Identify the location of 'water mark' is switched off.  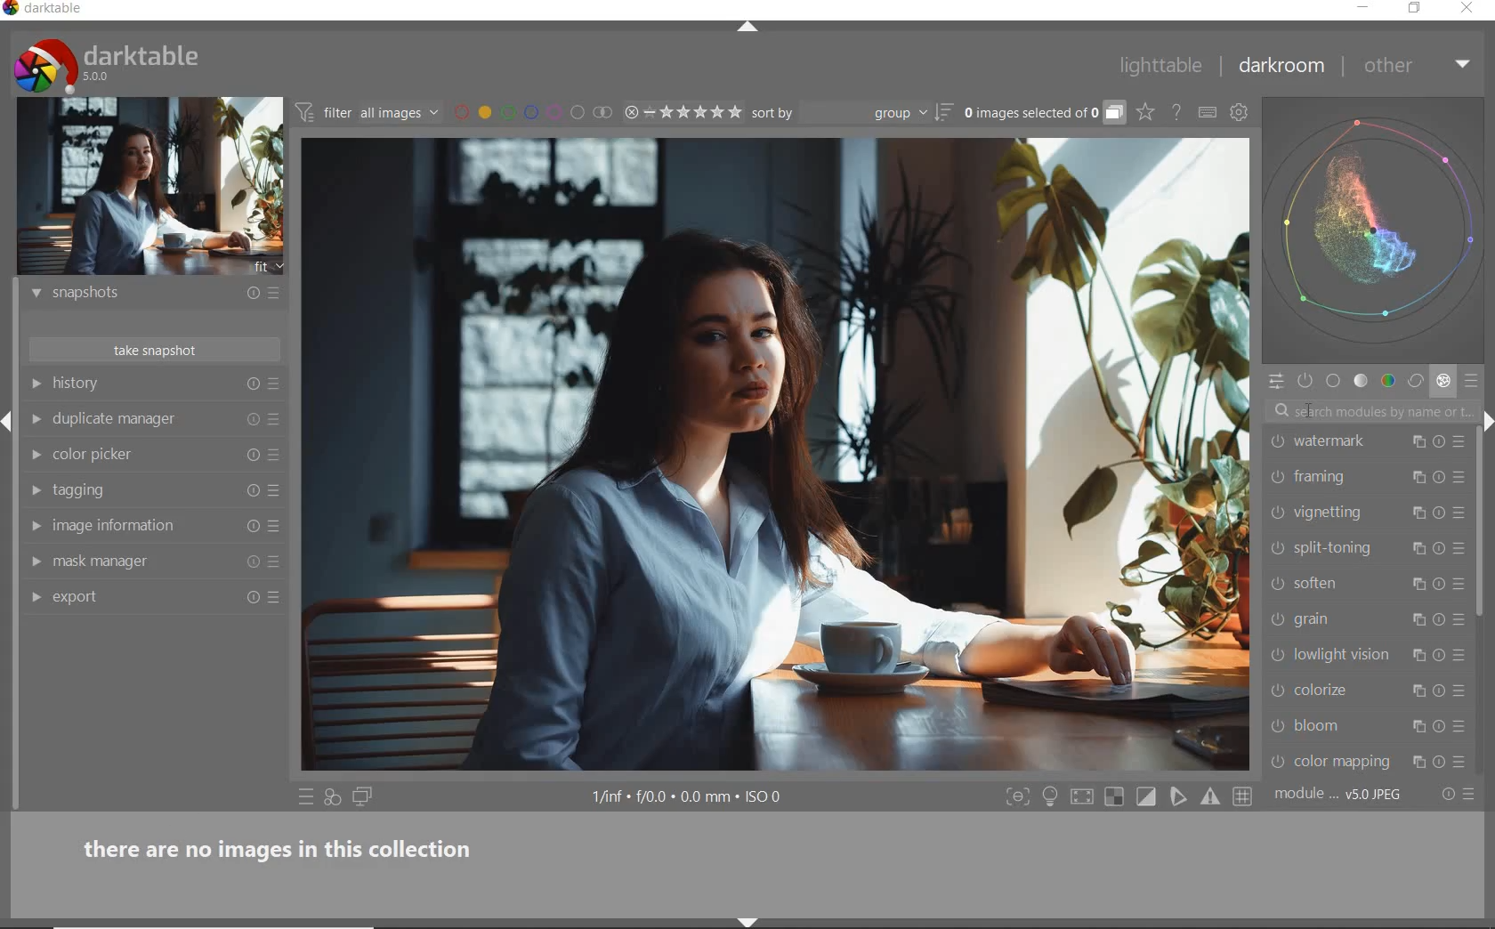
(1279, 441).